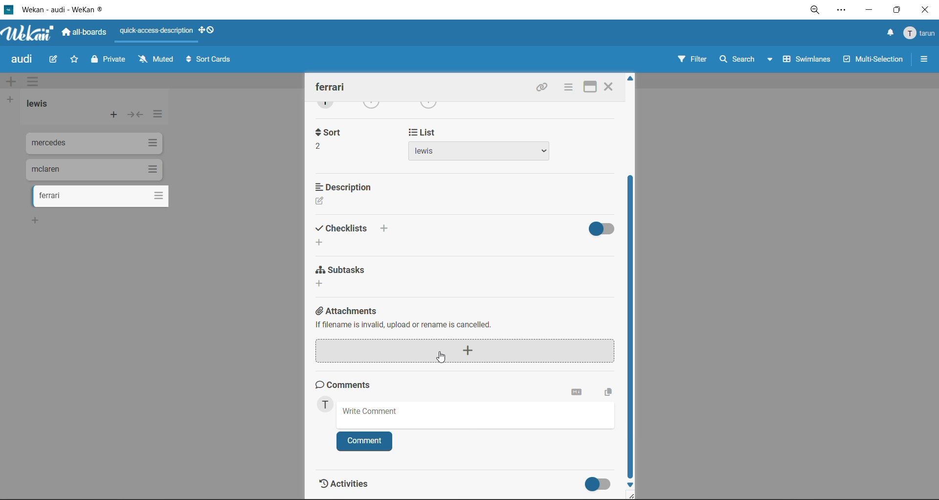 The width and height of the screenshot is (939, 500). Describe the element at coordinates (611, 390) in the screenshot. I see `copy` at that location.